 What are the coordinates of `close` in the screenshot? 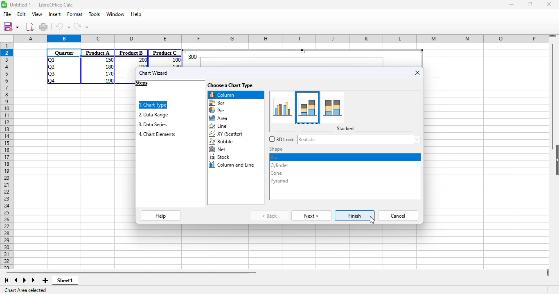 It's located at (417, 73).